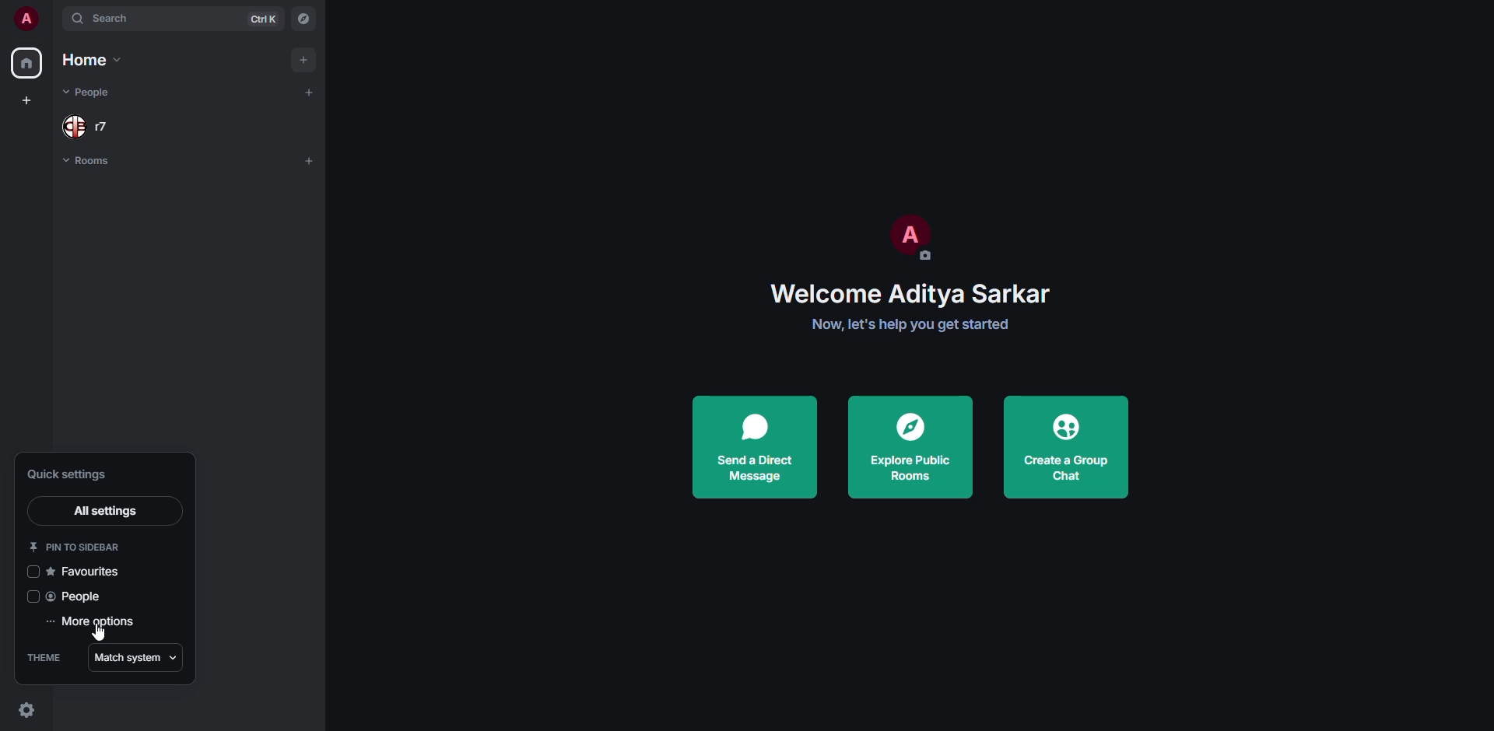  I want to click on quick settings, so click(24, 710).